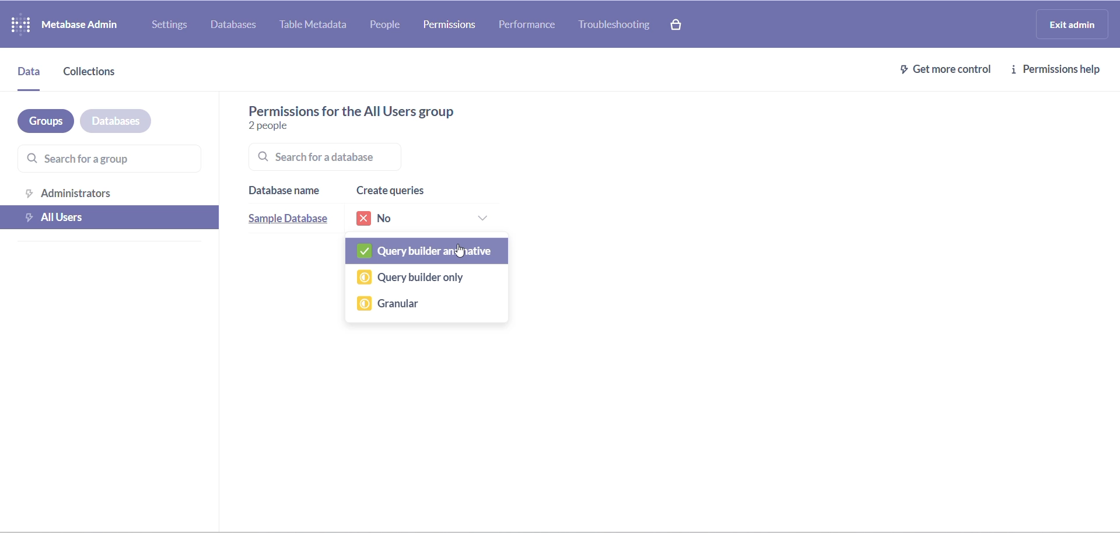 The height and width of the screenshot is (533, 1120). What do you see at coordinates (393, 26) in the screenshot?
I see `people` at bounding box center [393, 26].